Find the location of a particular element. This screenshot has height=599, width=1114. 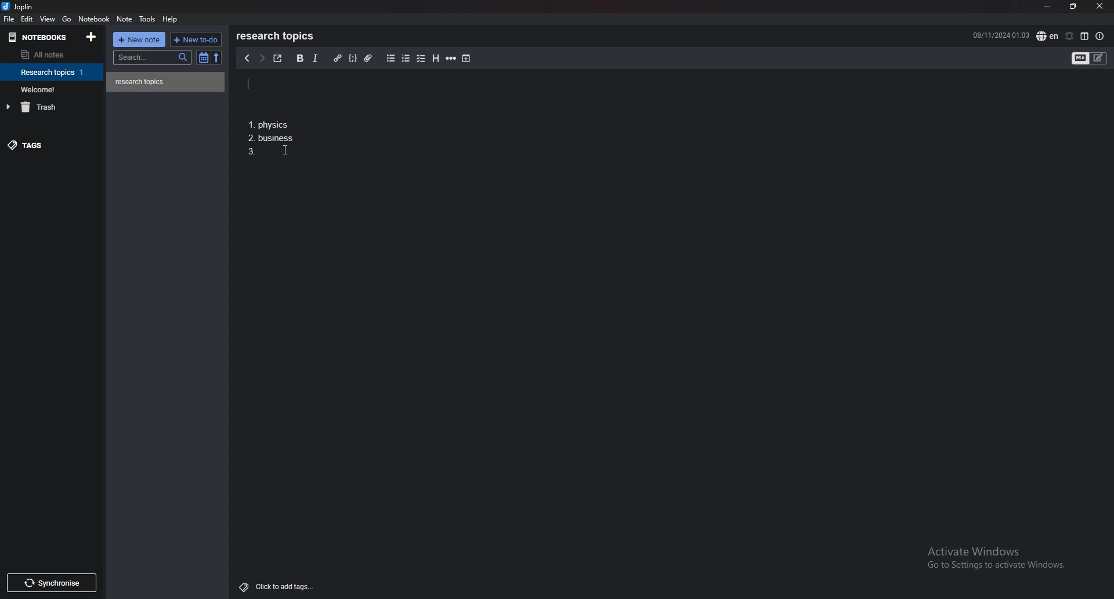

heading is located at coordinates (435, 59).